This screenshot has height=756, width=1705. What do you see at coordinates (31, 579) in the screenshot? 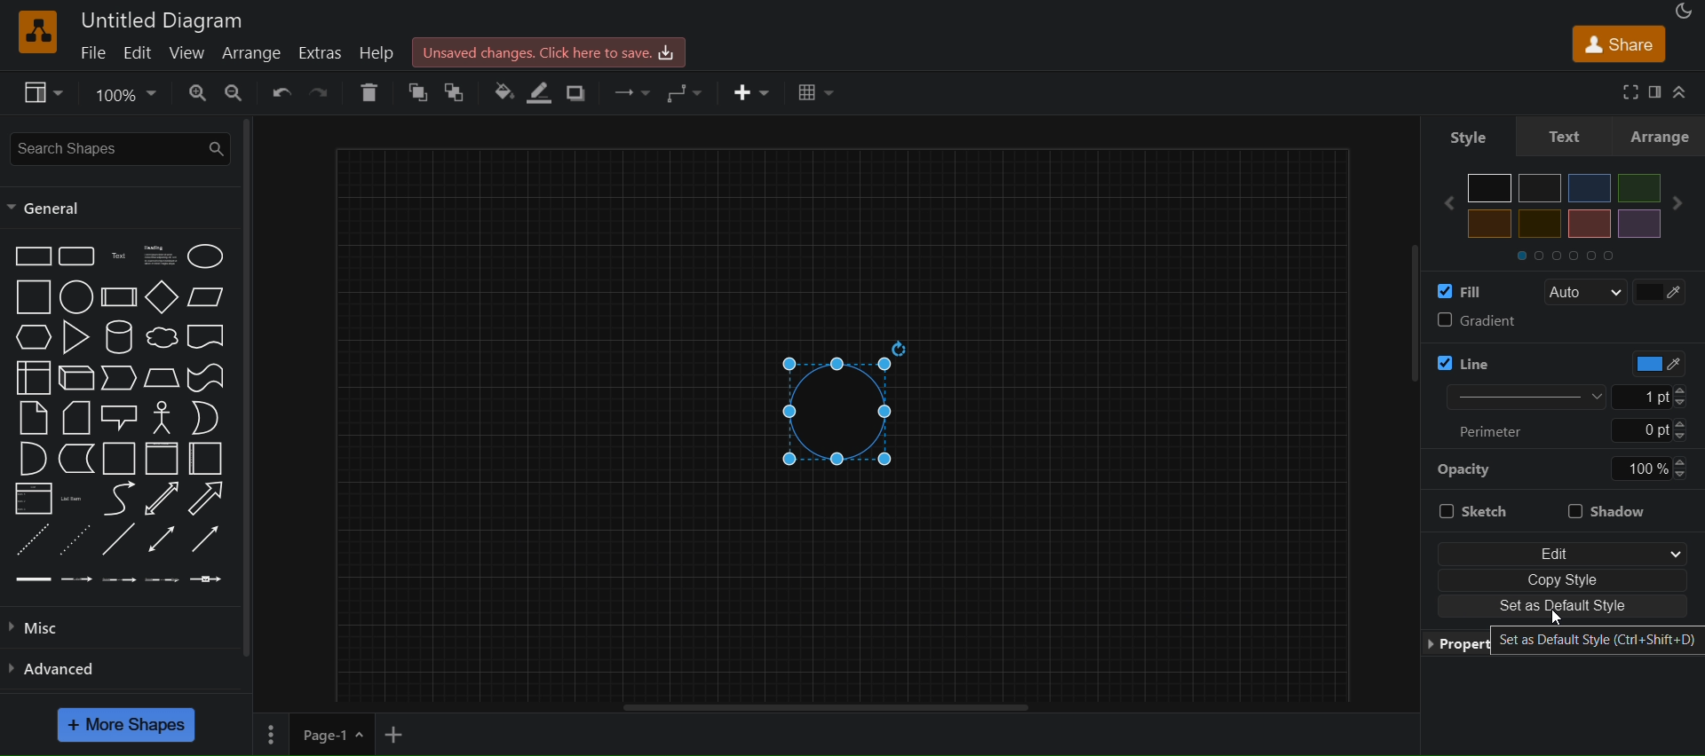
I see `connector 1` at bounding box center [31, 579].